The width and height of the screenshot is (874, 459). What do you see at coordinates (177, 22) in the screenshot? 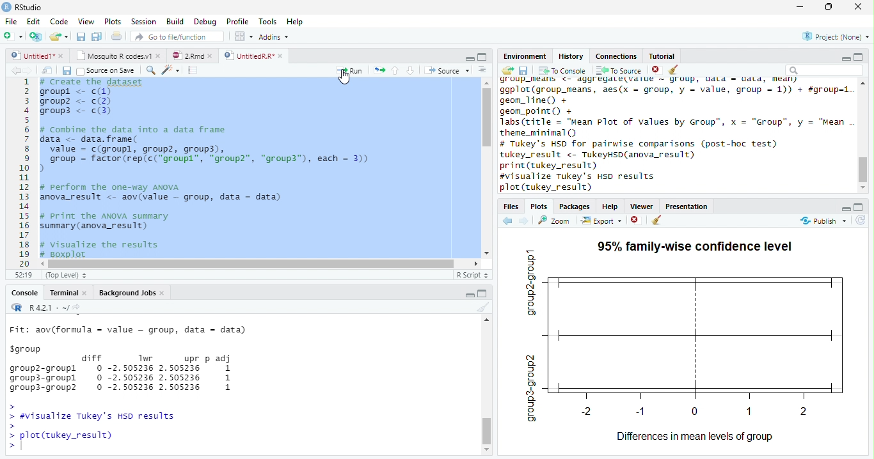
I see `Build` at bounding box center [177, 22].